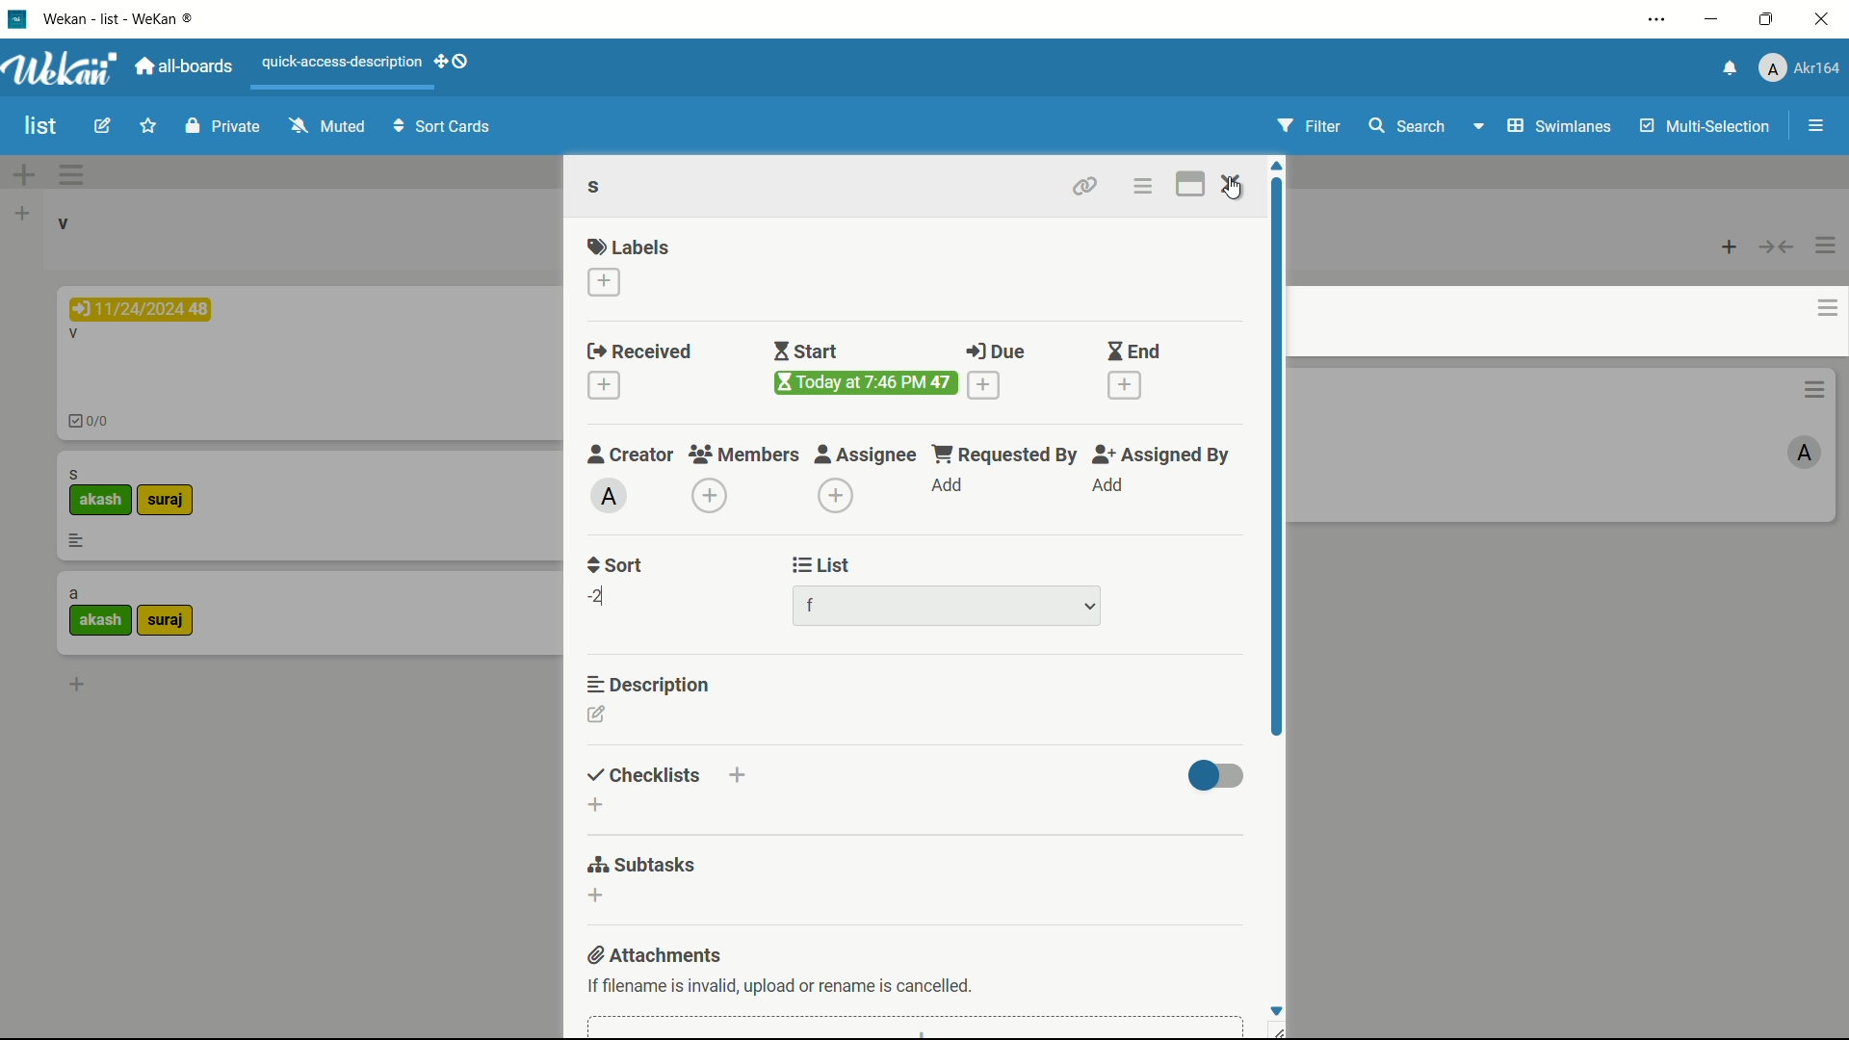  What do you see at coordinates (101, 620) in the screenshot?
I see `label-1` at bounding box center [101, 620].